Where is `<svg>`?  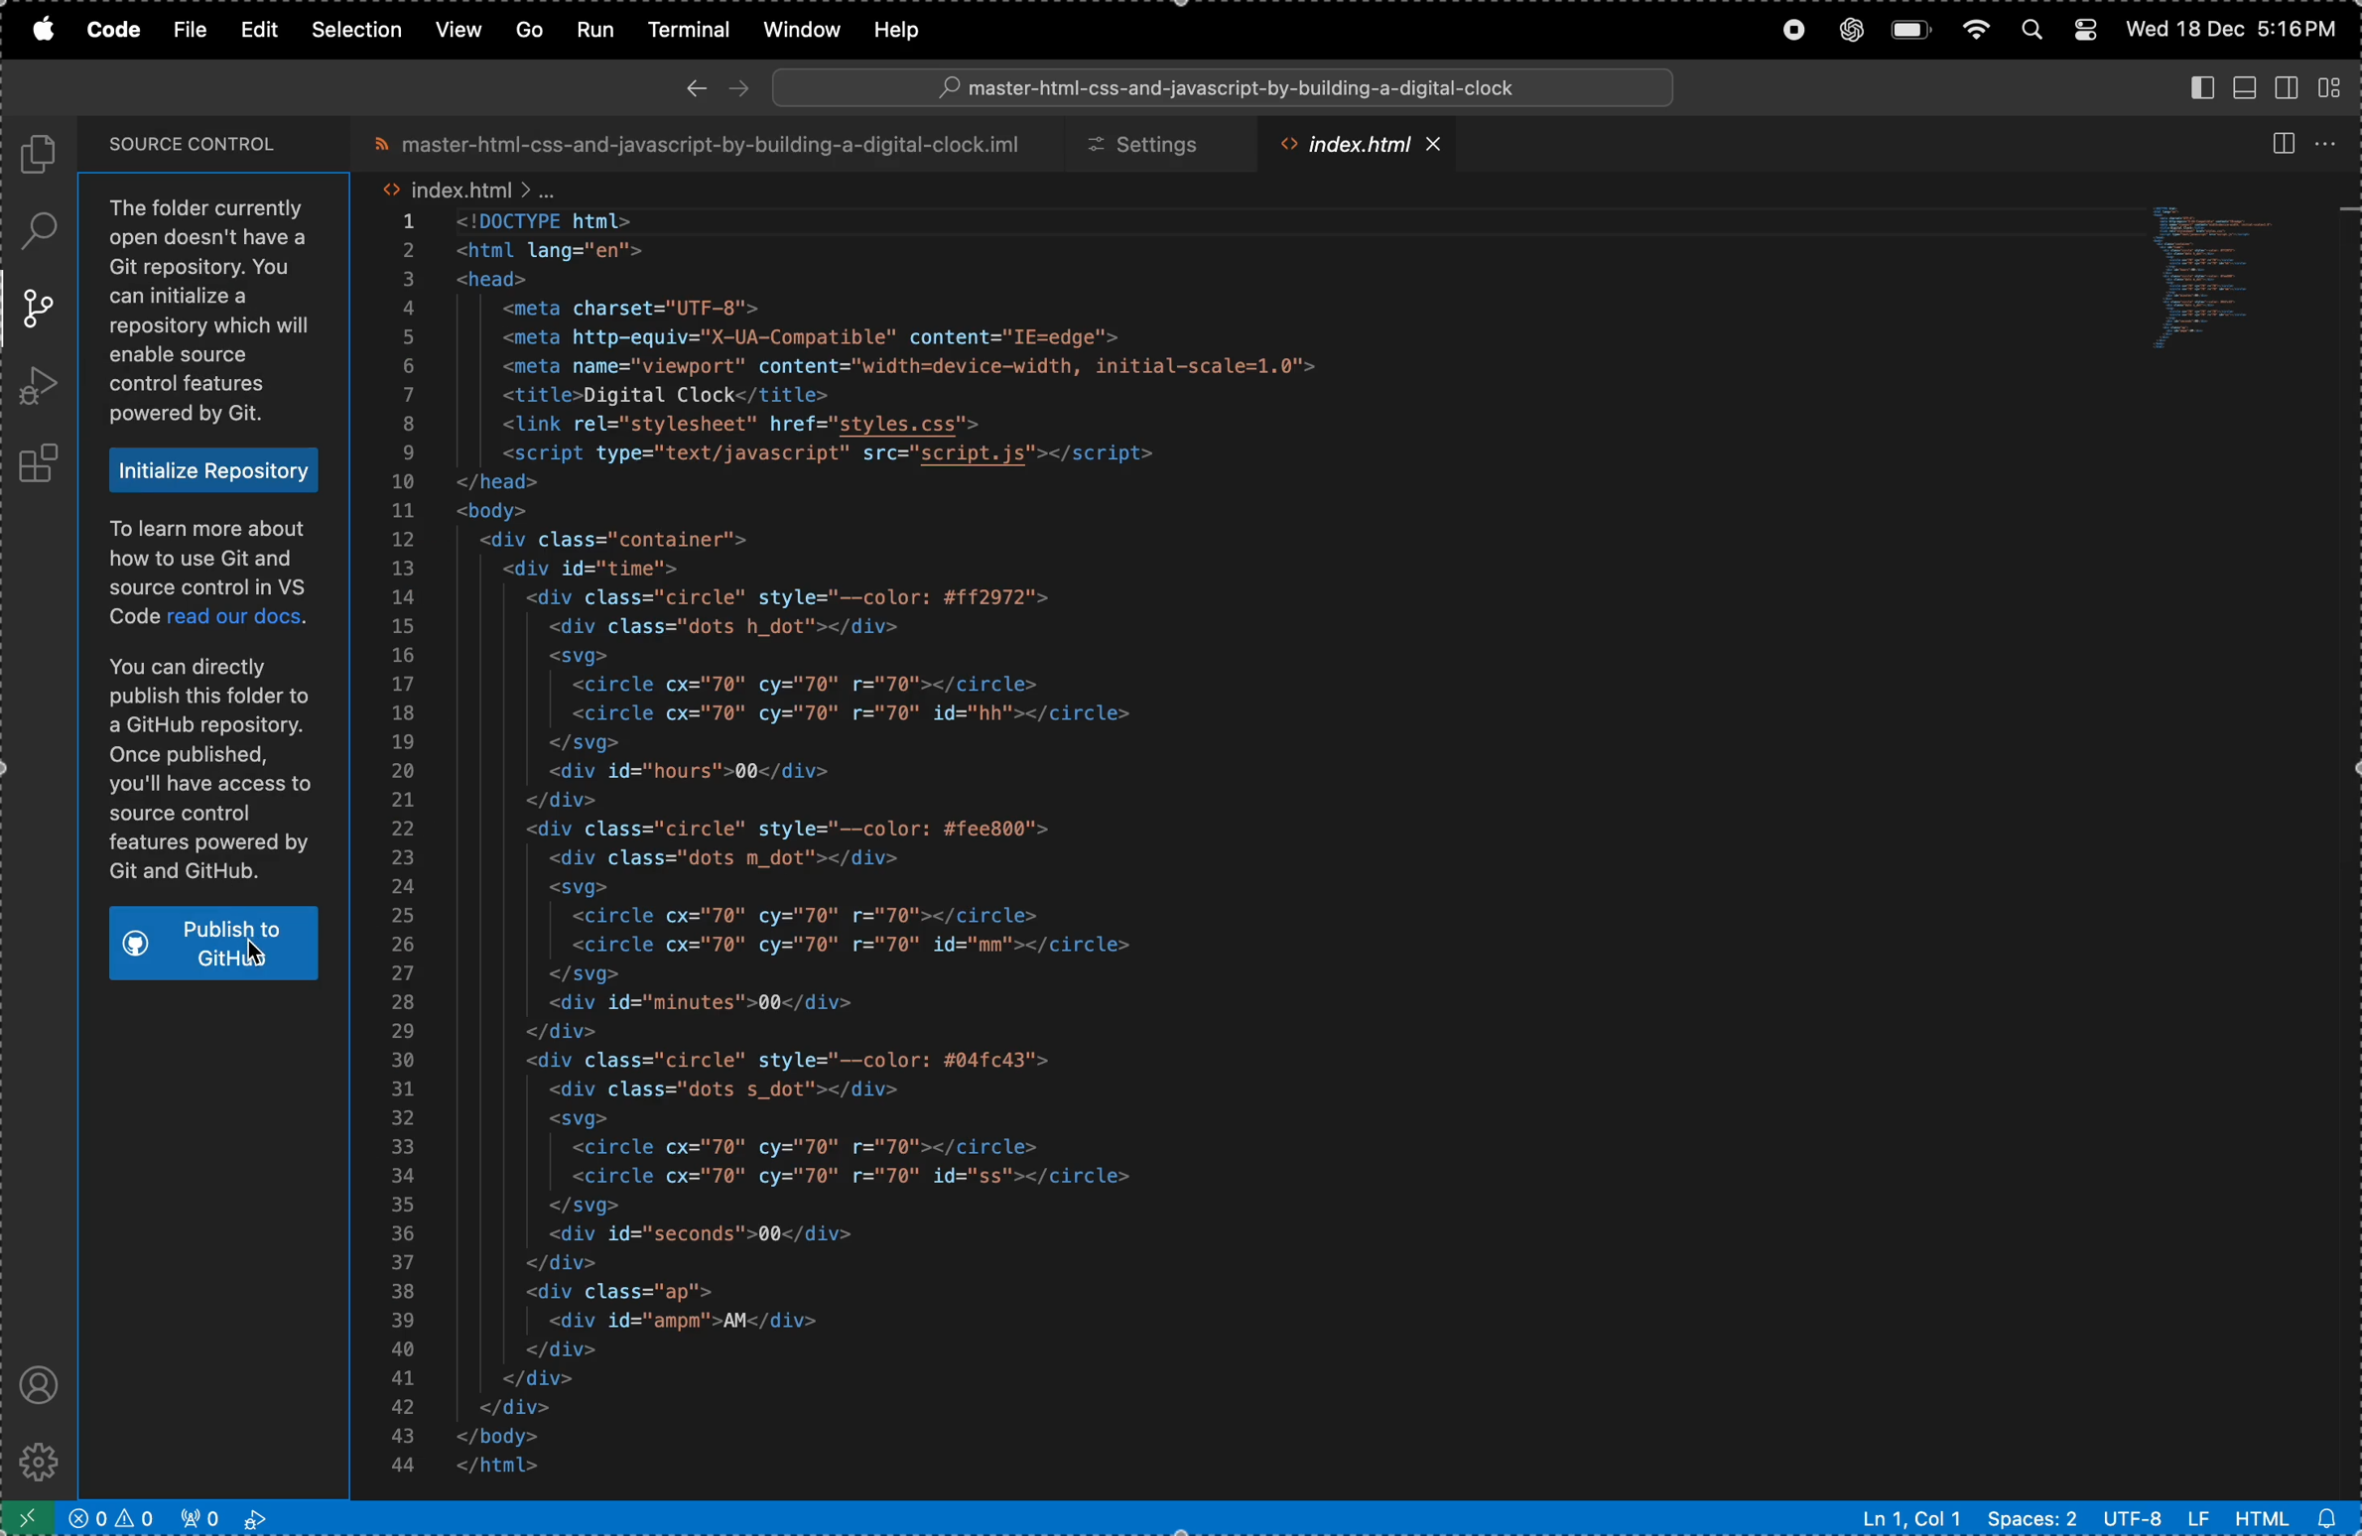
<svg> is located at coordinates (579, 656).